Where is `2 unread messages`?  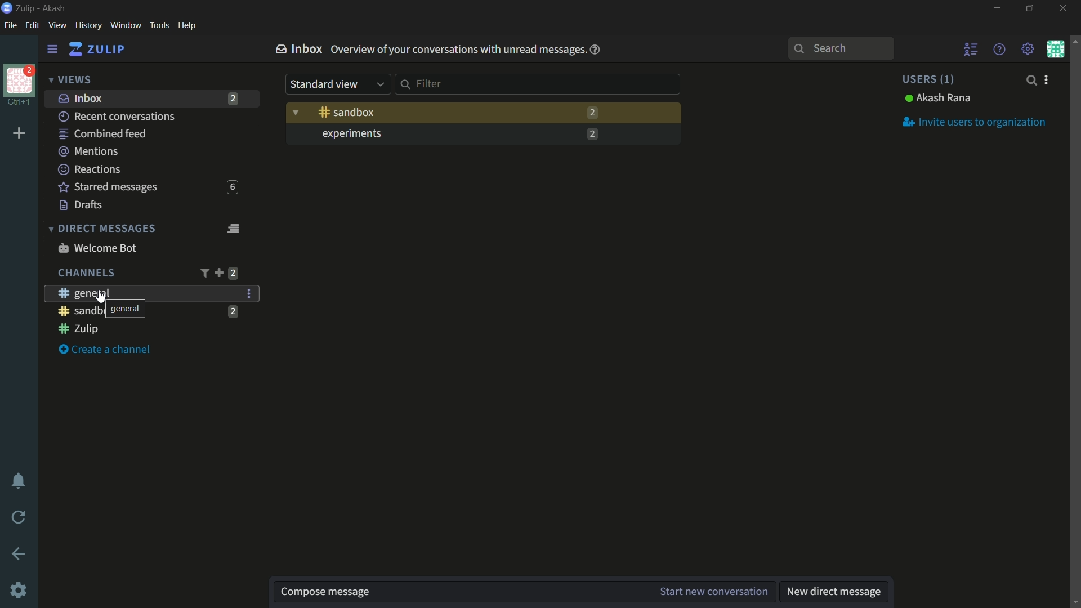
2 unread messages is located at coordinates (592, 113).